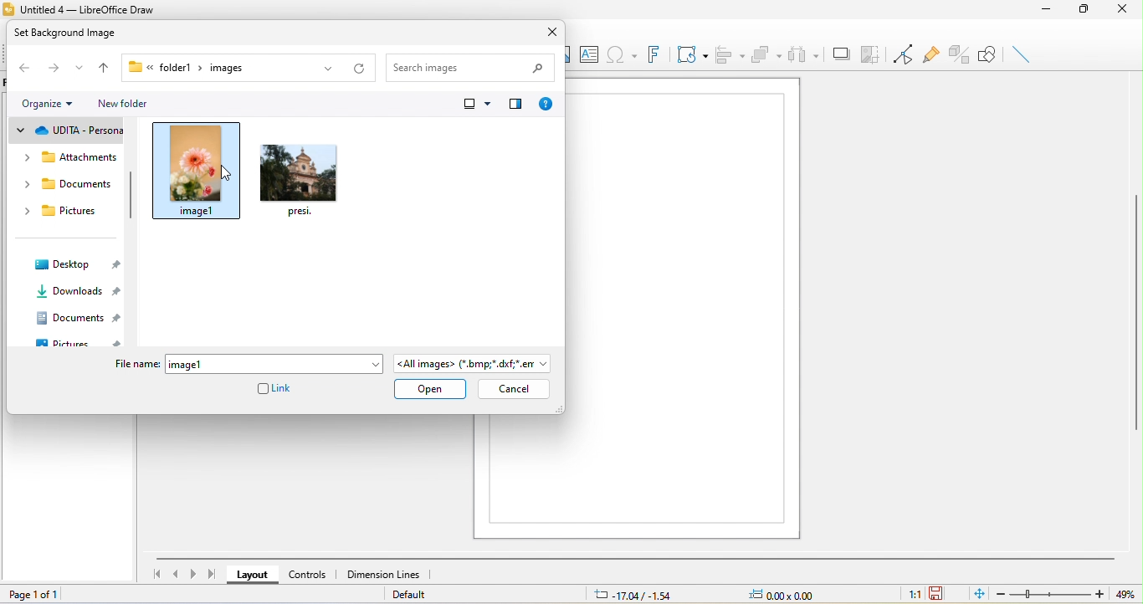 The height and width of the screenshot is (604, 1143). What do you see at coordinates (549, 33) in the screenshot?
I see `close` at bounding box center [549, 33].